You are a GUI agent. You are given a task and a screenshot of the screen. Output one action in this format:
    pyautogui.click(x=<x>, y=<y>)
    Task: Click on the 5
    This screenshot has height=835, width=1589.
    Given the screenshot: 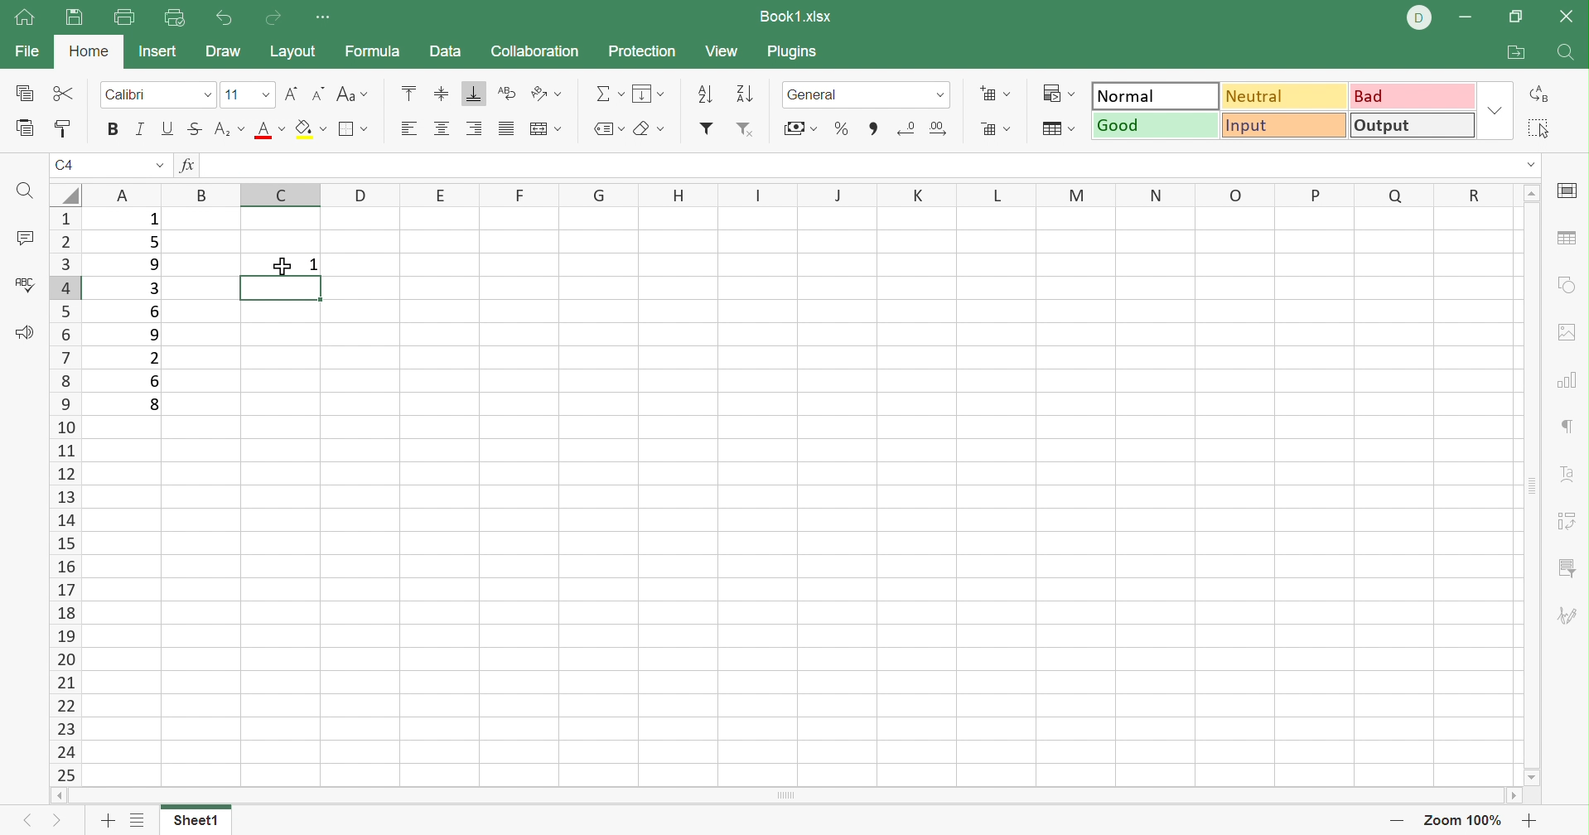 What is the action you would take?
    pyautogui.click(x=154, y=242)
    